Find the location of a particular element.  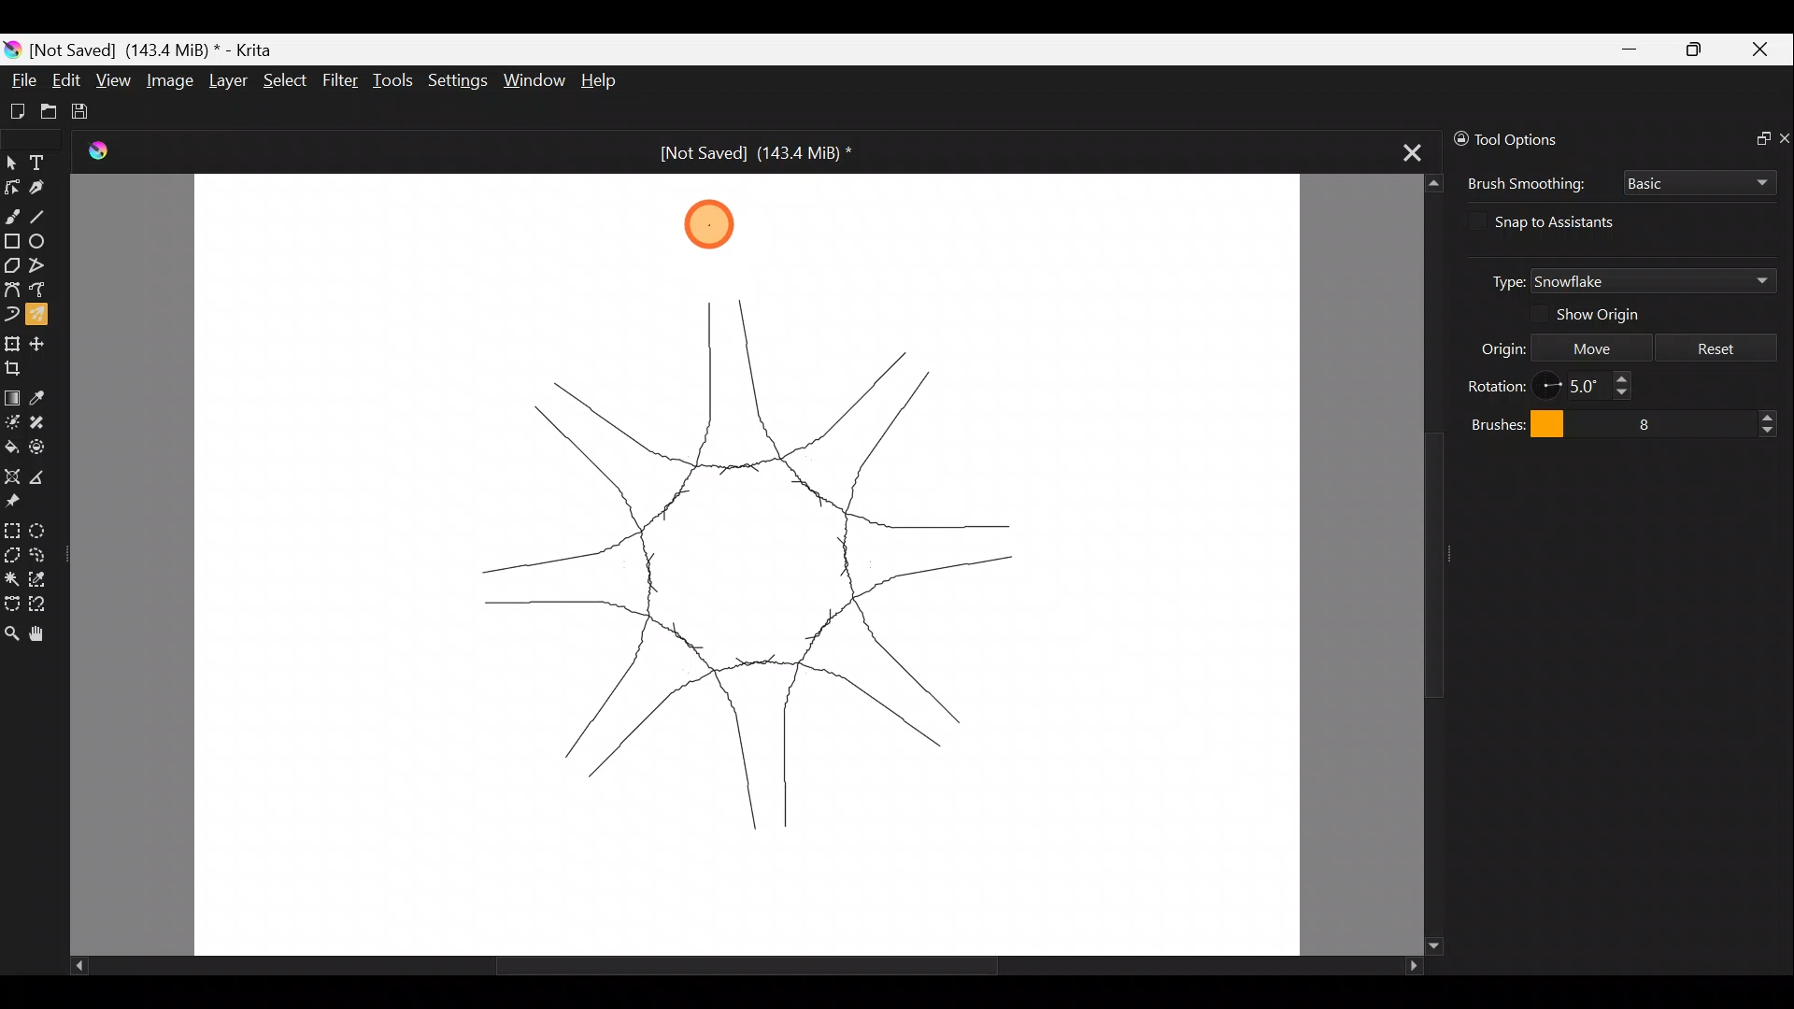

Measure the distance between two points is located at coordinates (45, 475).